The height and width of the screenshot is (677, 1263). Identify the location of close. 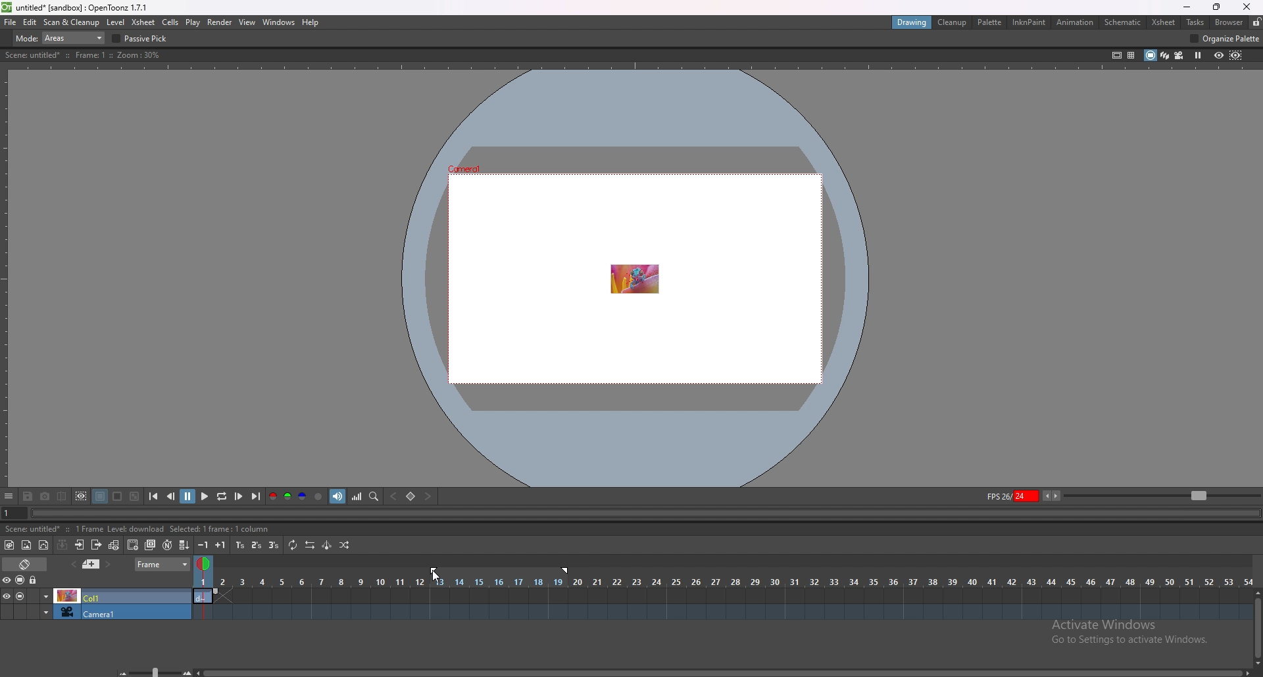
(1247, 7).